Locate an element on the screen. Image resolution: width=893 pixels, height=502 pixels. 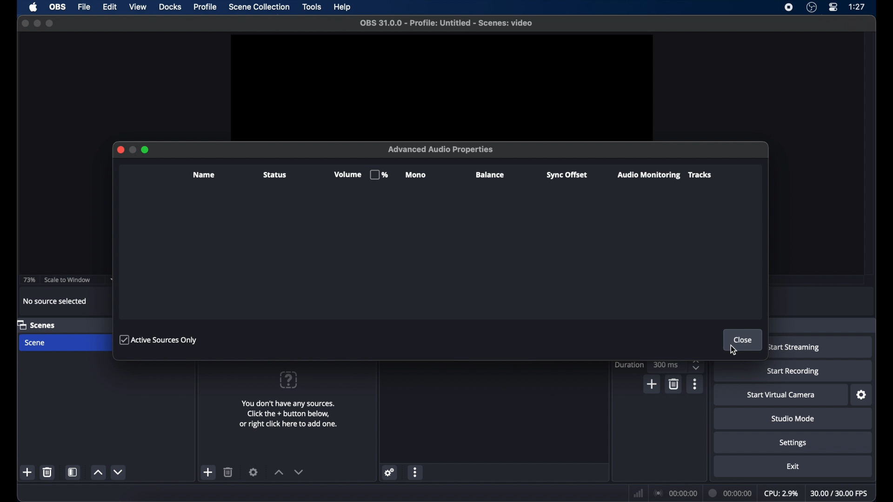
name is located at coordinates (204, 175).